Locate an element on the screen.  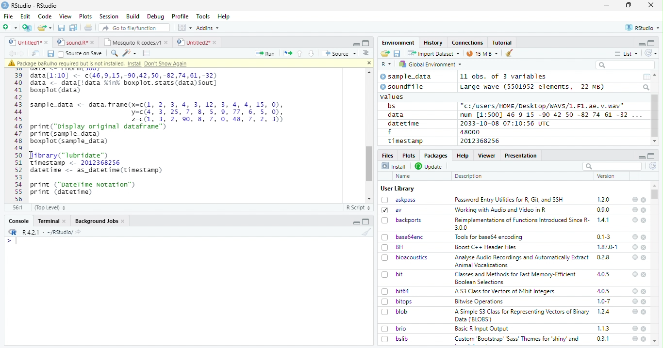
Calendar is located at coordinates (646, 77).